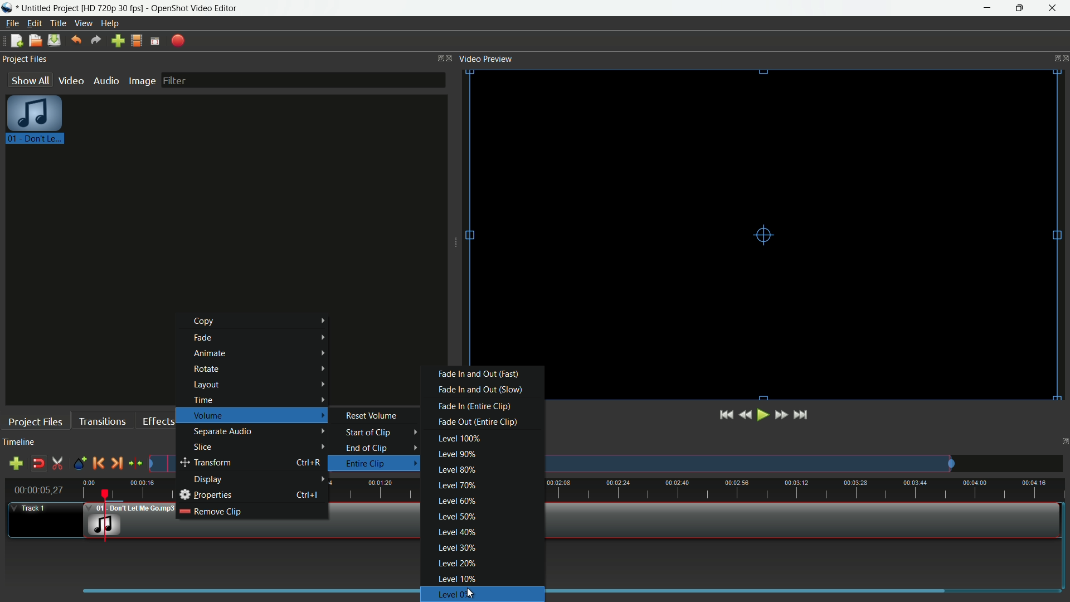 This screenshot has height=602, width=1070. Describe the element at coordinates (11, 24) in the screenshot. I see `file menu` at that location.